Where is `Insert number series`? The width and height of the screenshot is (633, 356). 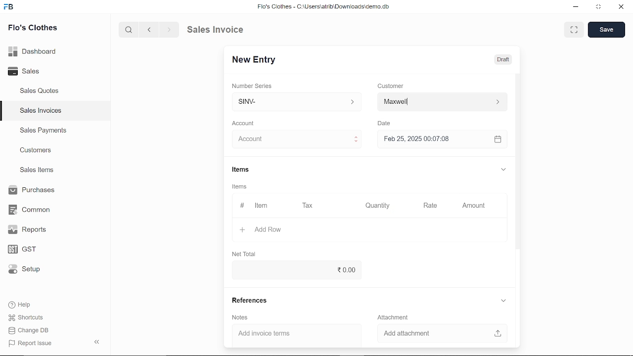
Insert number series is located at coordinates (297, 100).